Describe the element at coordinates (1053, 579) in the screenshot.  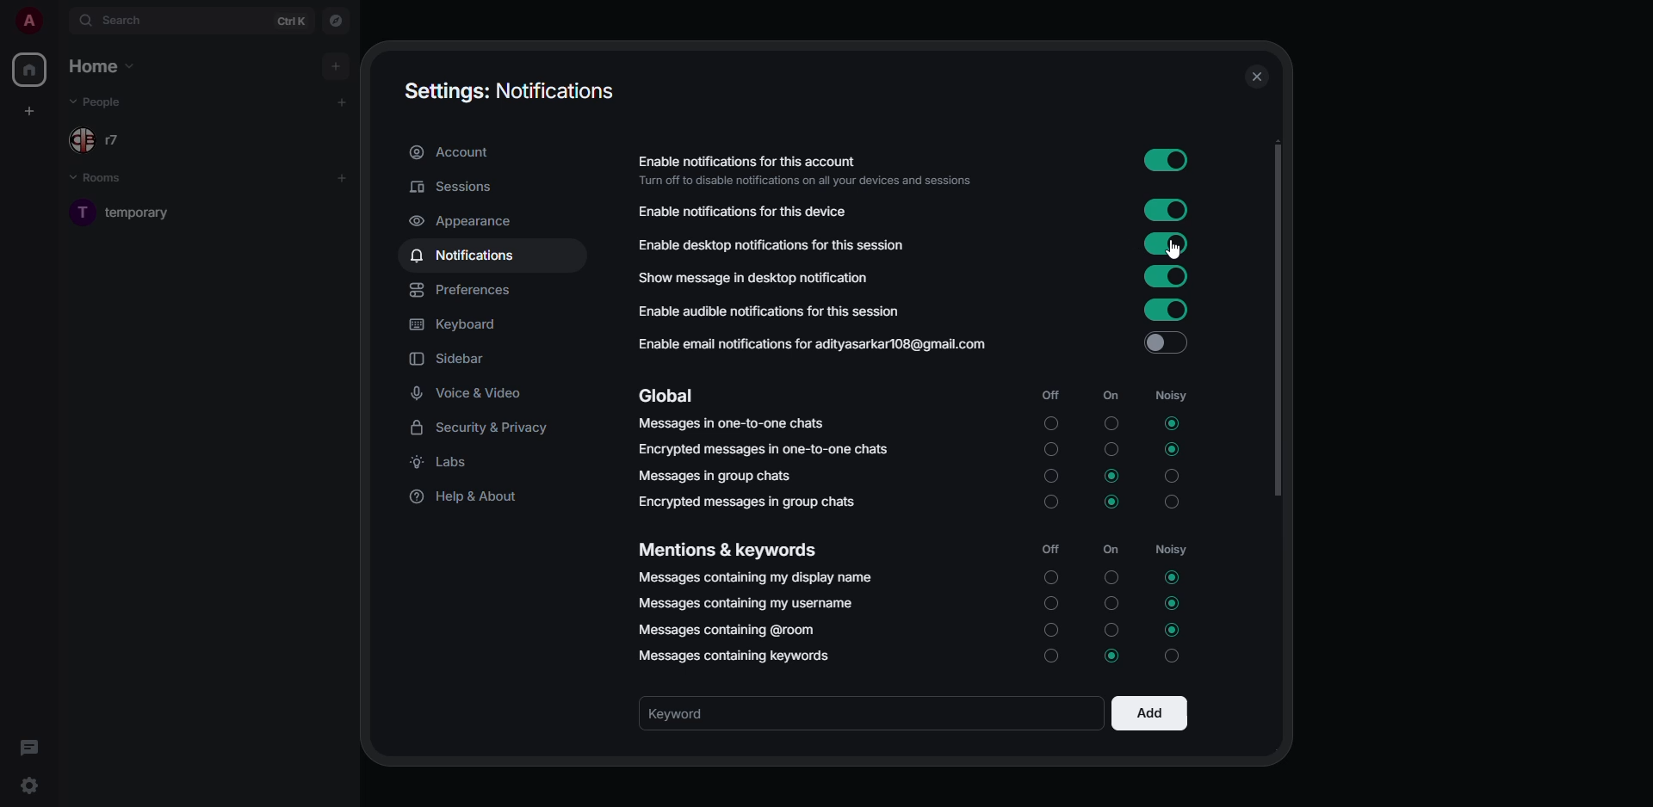
I see `Off Unselected` at that location.